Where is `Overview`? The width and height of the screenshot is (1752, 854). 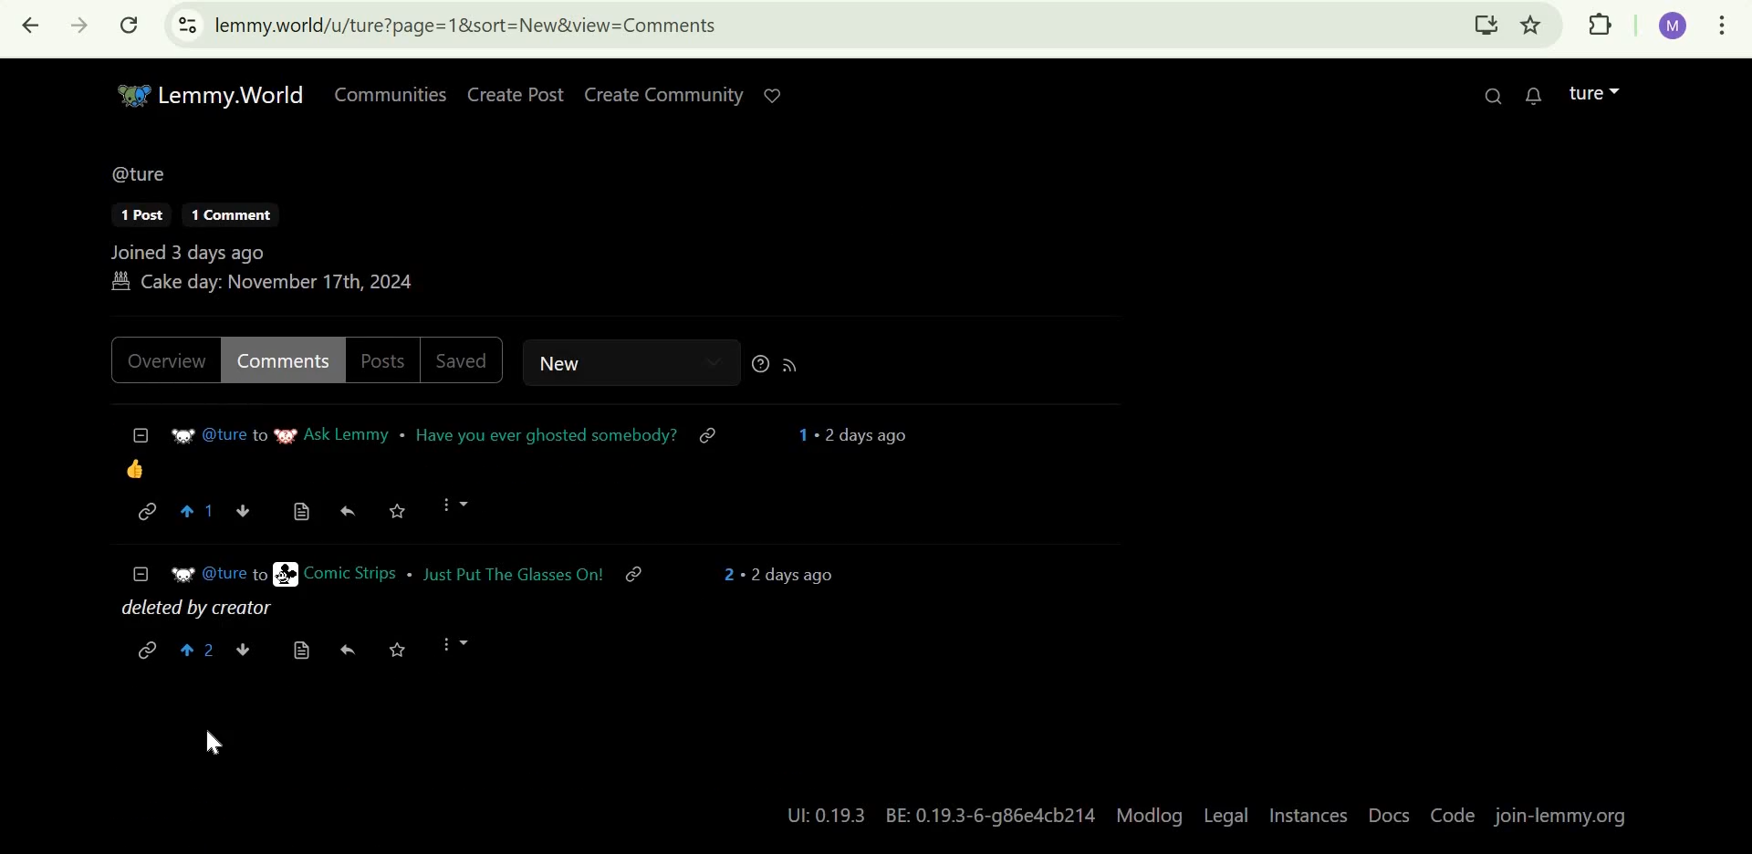
Overview is located at coordinates (168, 362).